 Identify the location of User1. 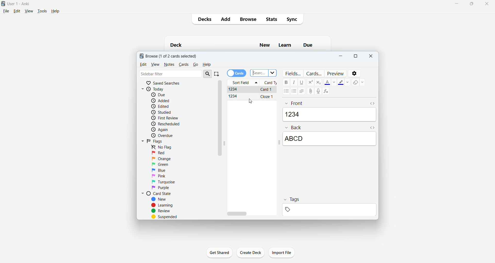
(18, 4).